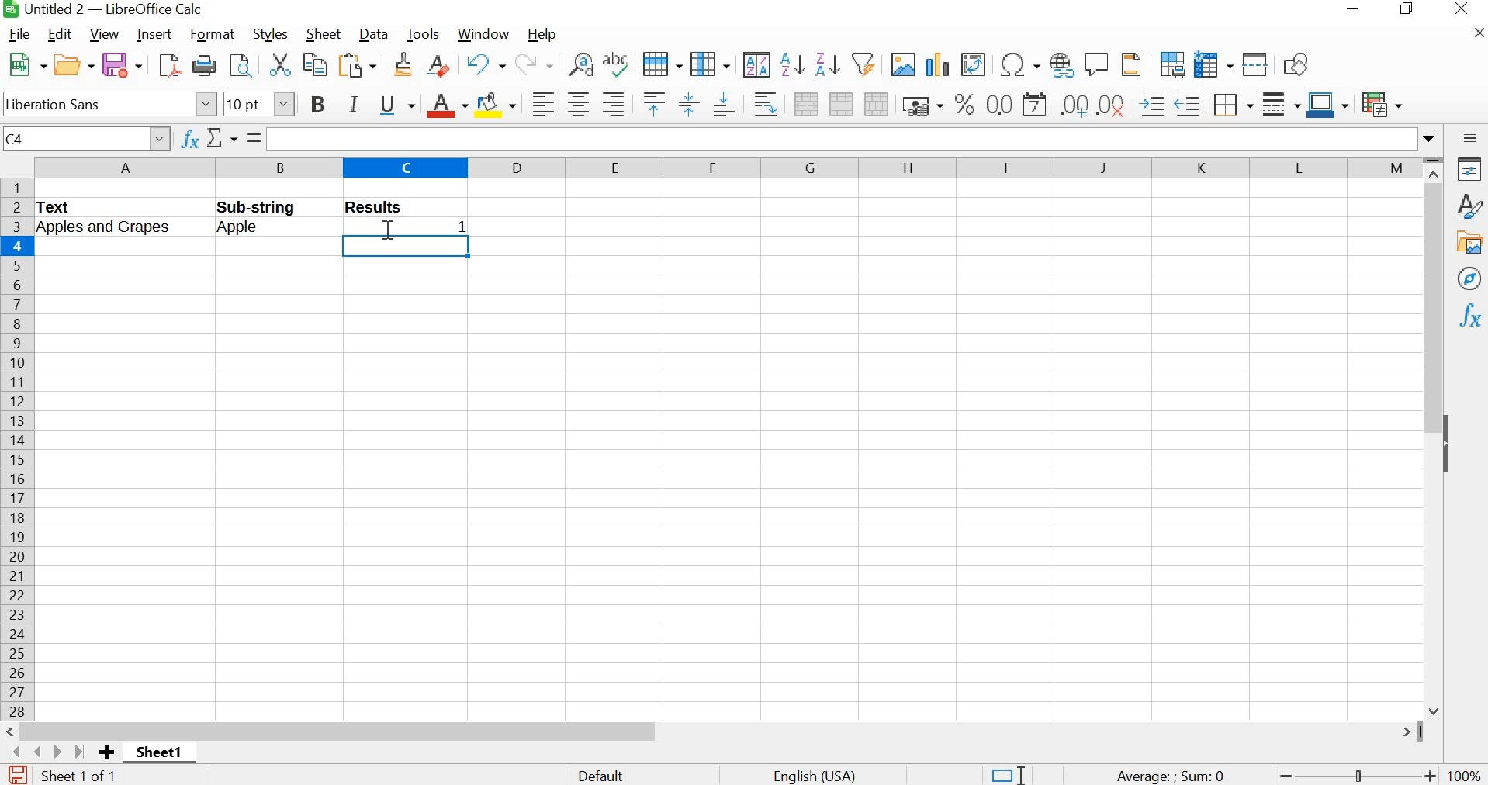  Describe the element at coordinates (1002, 773) in the screenshot. I see `standard selection` at that location.